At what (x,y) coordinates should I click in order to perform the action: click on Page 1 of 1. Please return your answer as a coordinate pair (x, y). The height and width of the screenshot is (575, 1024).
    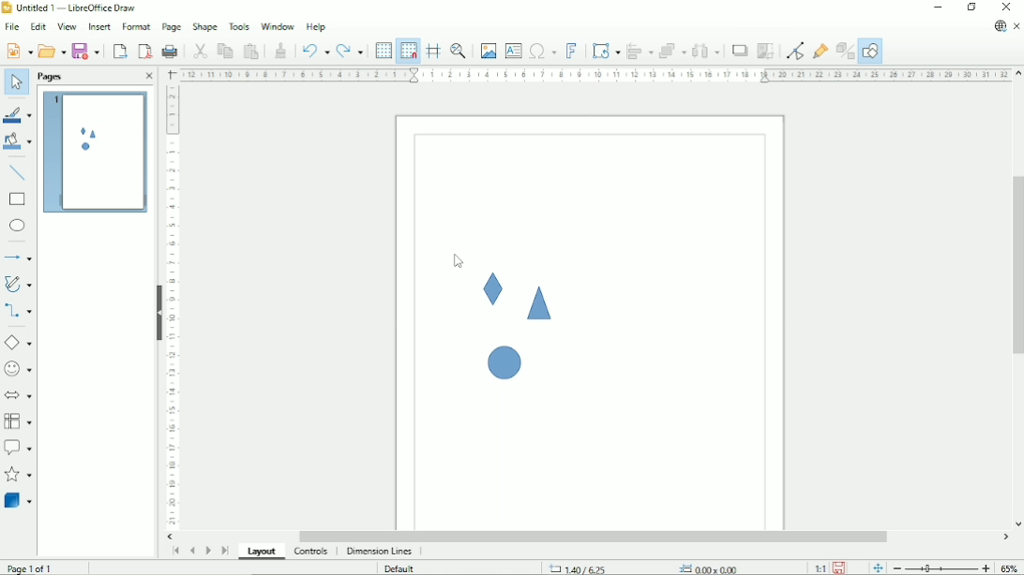
    Looking at the image, I should click on (30, 568).